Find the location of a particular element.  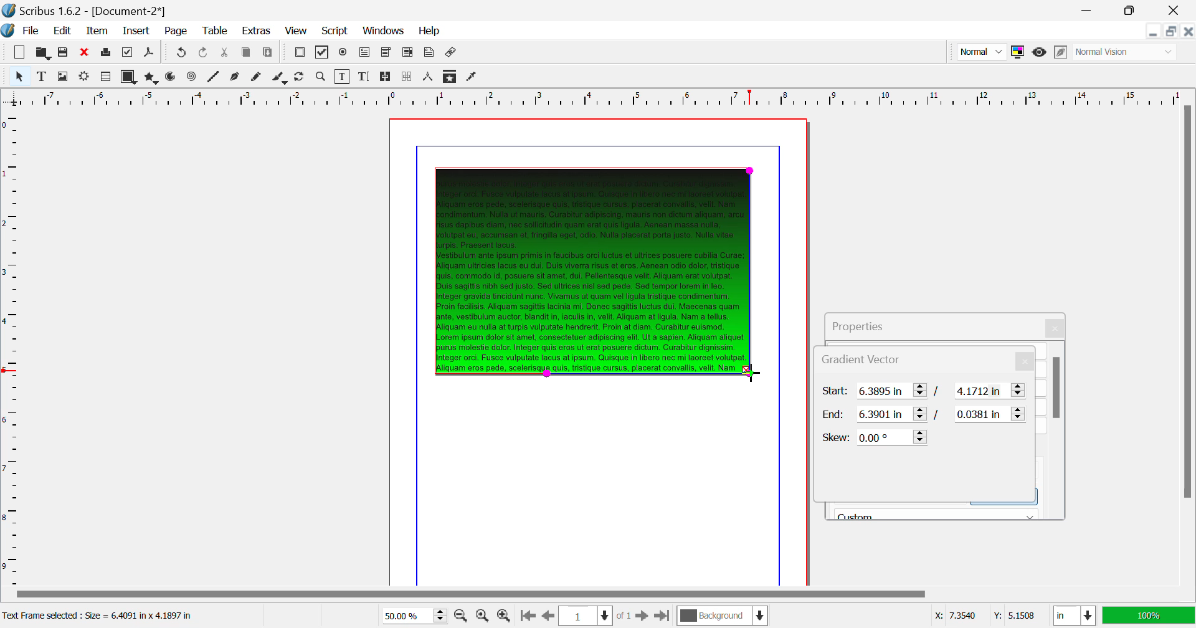

Undo is located at coordinates (205, 54).